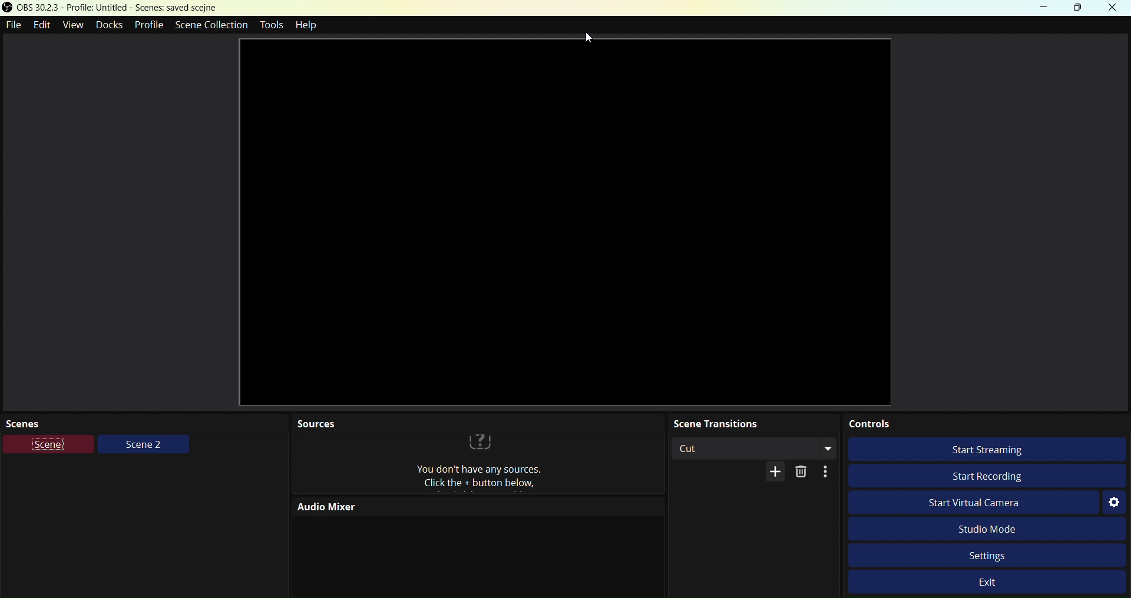  I want to click on Sources, so click(315, 424).